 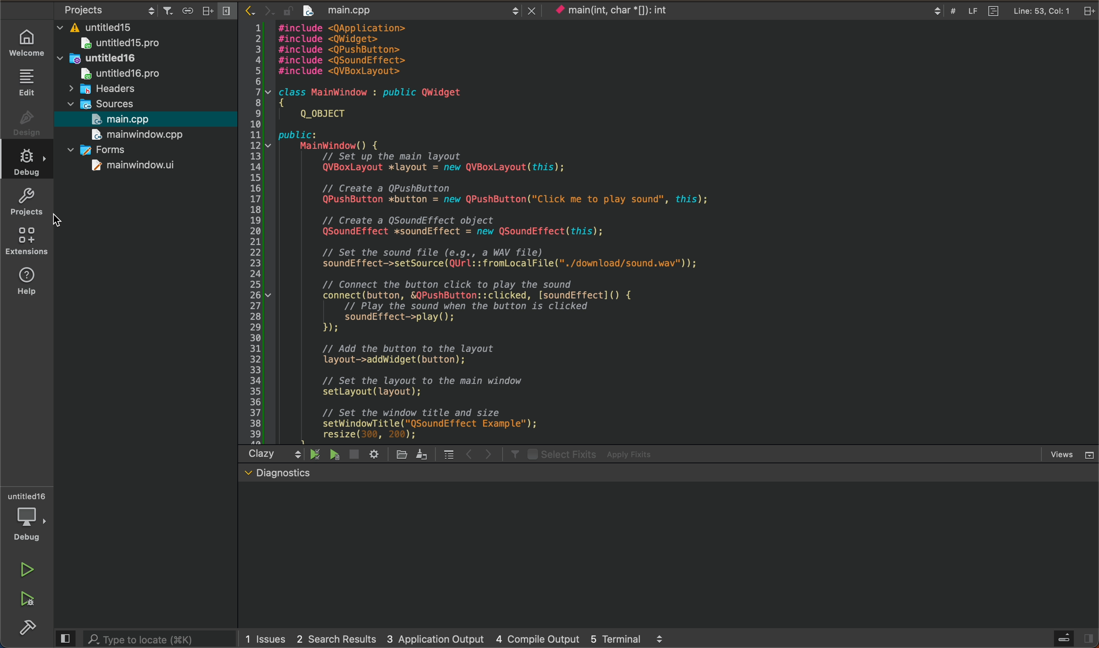 I want to click on , so click(x=104, y=102).